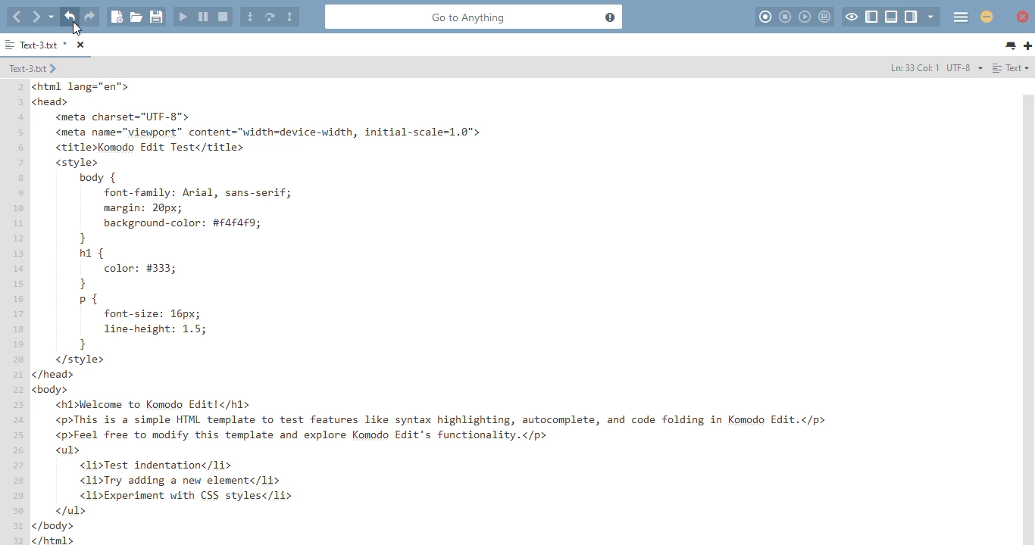 Image resolution: width=1035 pixels, height=545 pixels. What do you see at coordinates (785, 17) in the screenshot?
I see `stop recording macro` at bounding box center [785, 17].